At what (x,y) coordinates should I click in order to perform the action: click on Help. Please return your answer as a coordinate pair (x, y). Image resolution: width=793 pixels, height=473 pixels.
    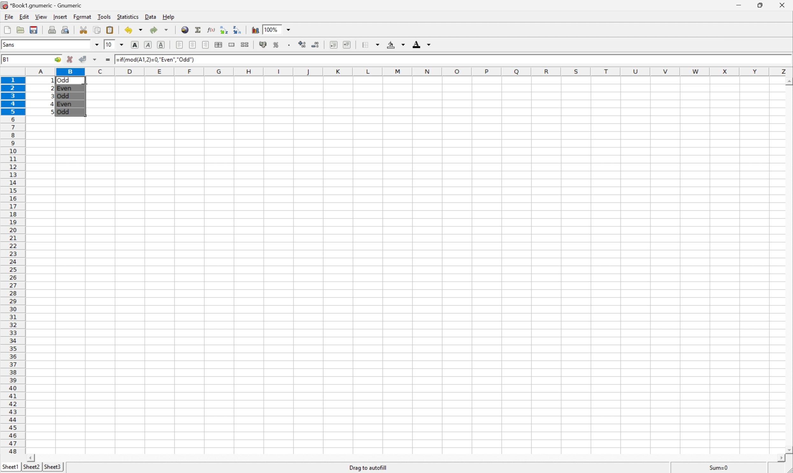
    Looking at the image, I should click on (169, 17).